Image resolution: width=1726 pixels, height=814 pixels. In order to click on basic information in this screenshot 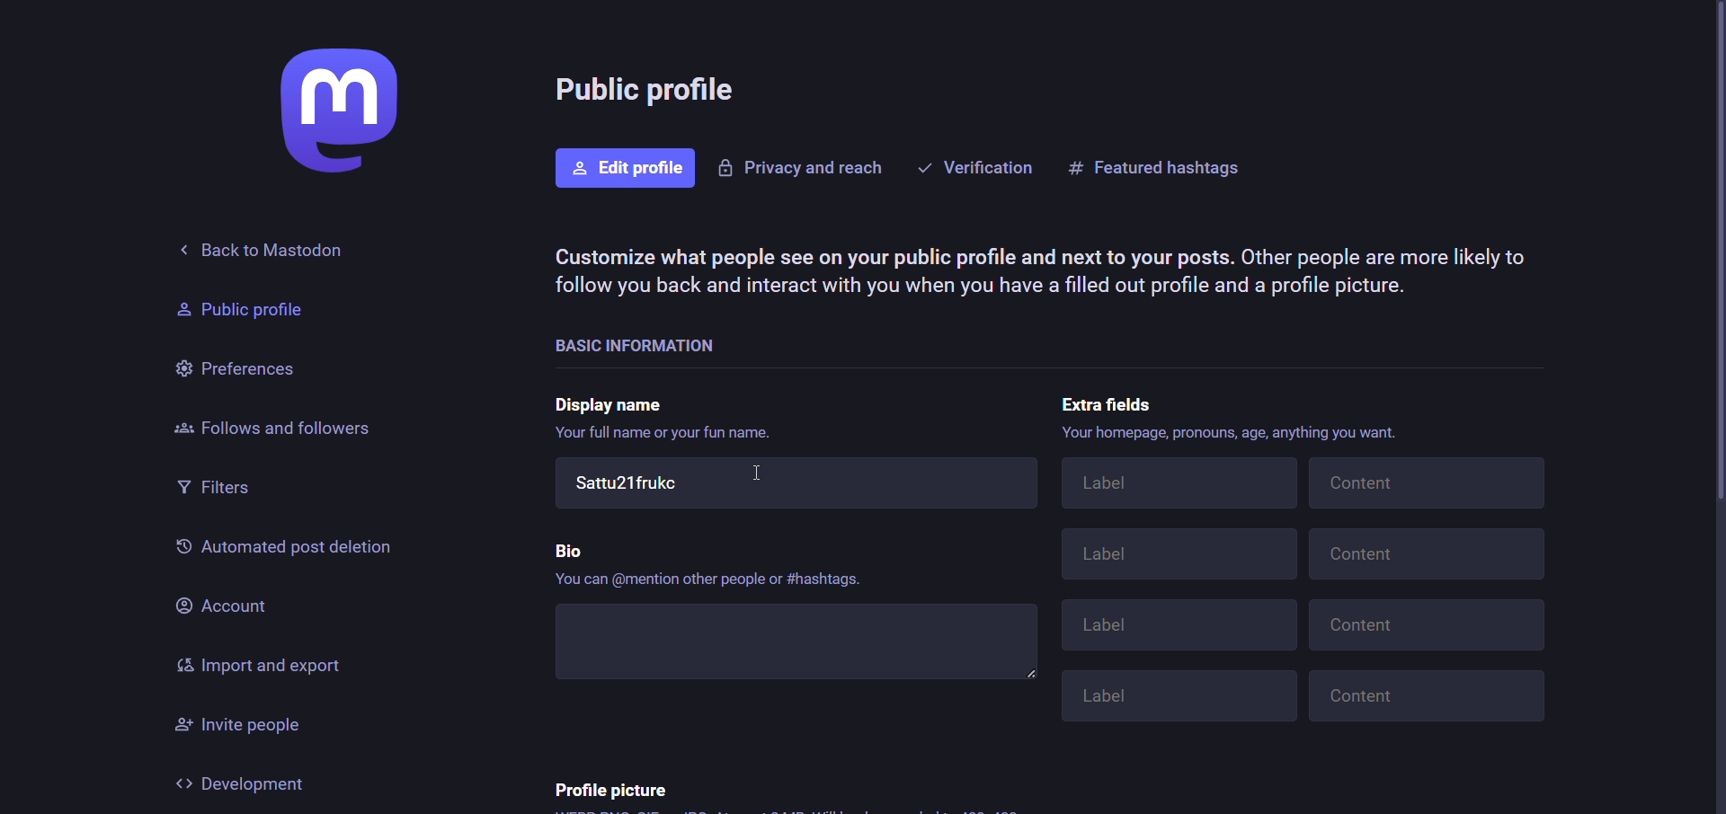, I will do `click(678, 343)`.